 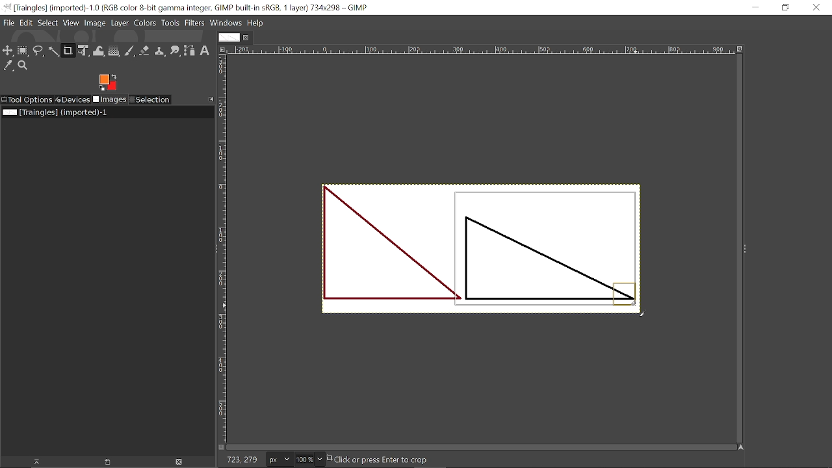 What do you see at coordinates (55, 112) in the screenshot?
I see `Current file name` at bounding box center [55, 112].